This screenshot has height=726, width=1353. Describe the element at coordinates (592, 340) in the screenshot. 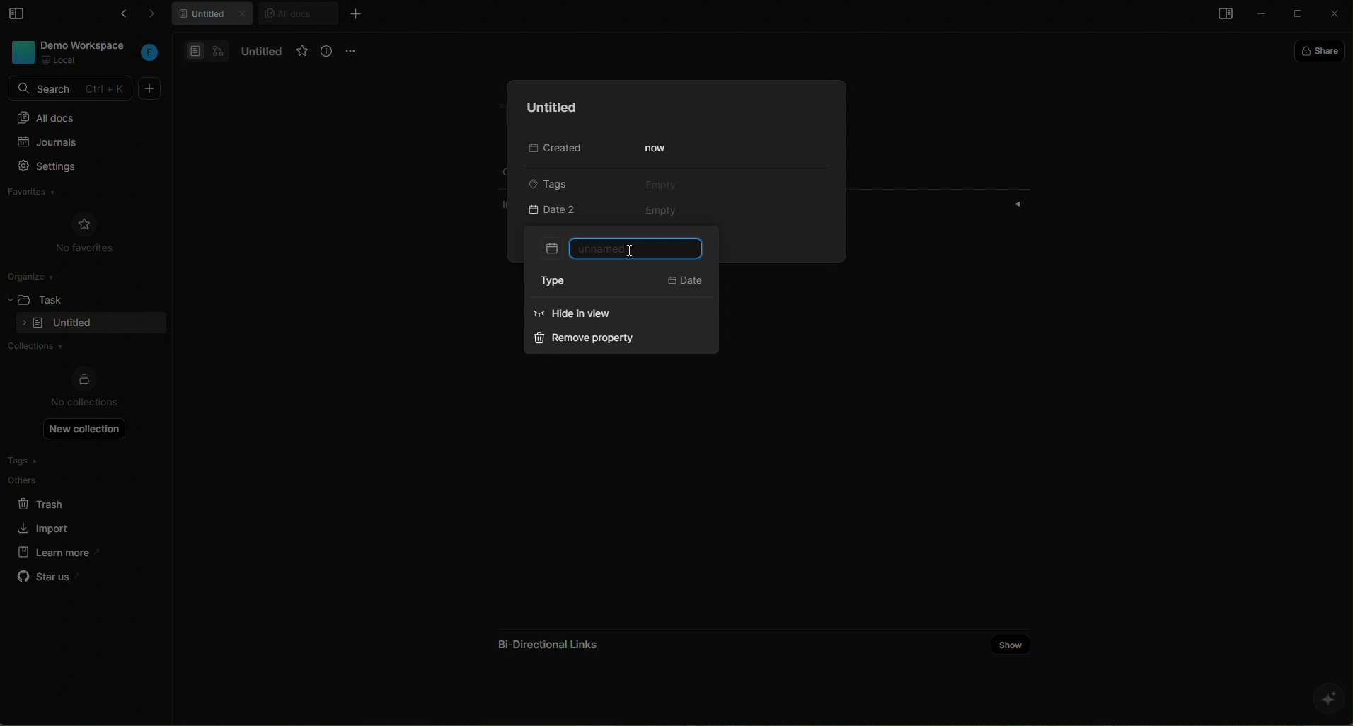

I see `remove property` at that location.